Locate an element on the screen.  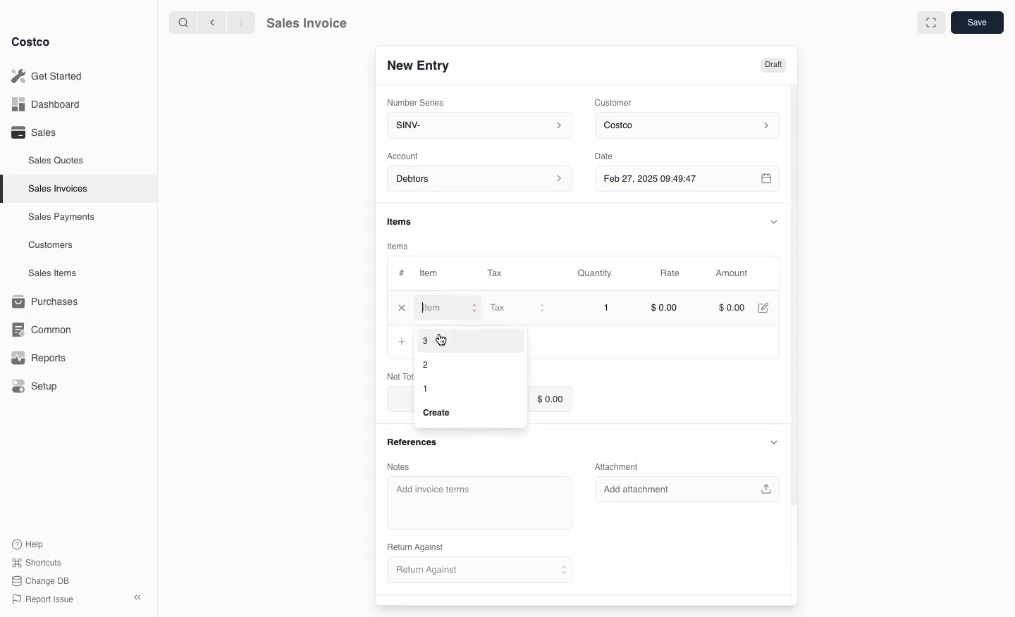
Customer is located at coordinates (614, 101).